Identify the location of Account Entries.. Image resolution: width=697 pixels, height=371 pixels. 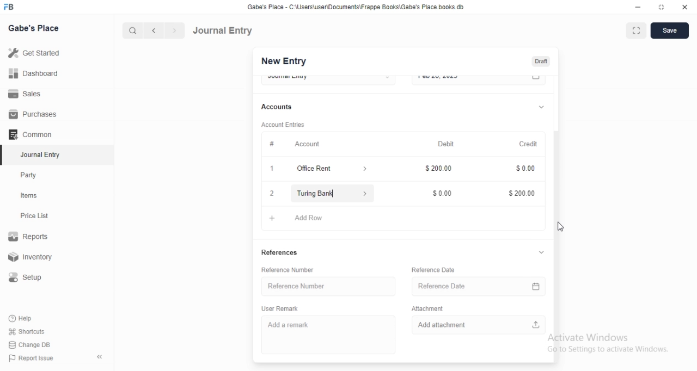
(282, 125).